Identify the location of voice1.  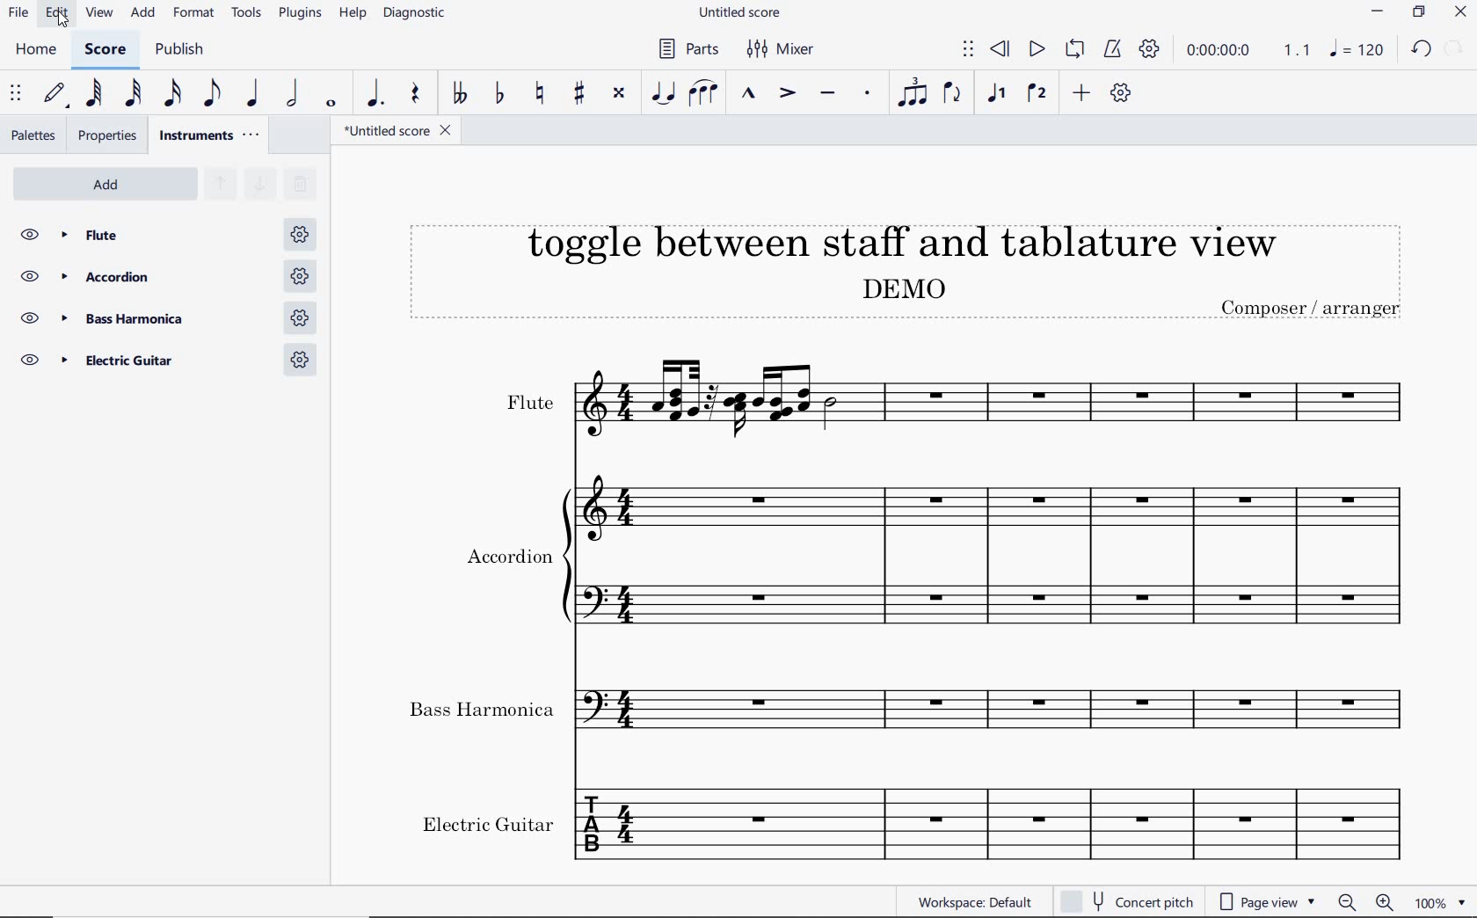
(999, 94).